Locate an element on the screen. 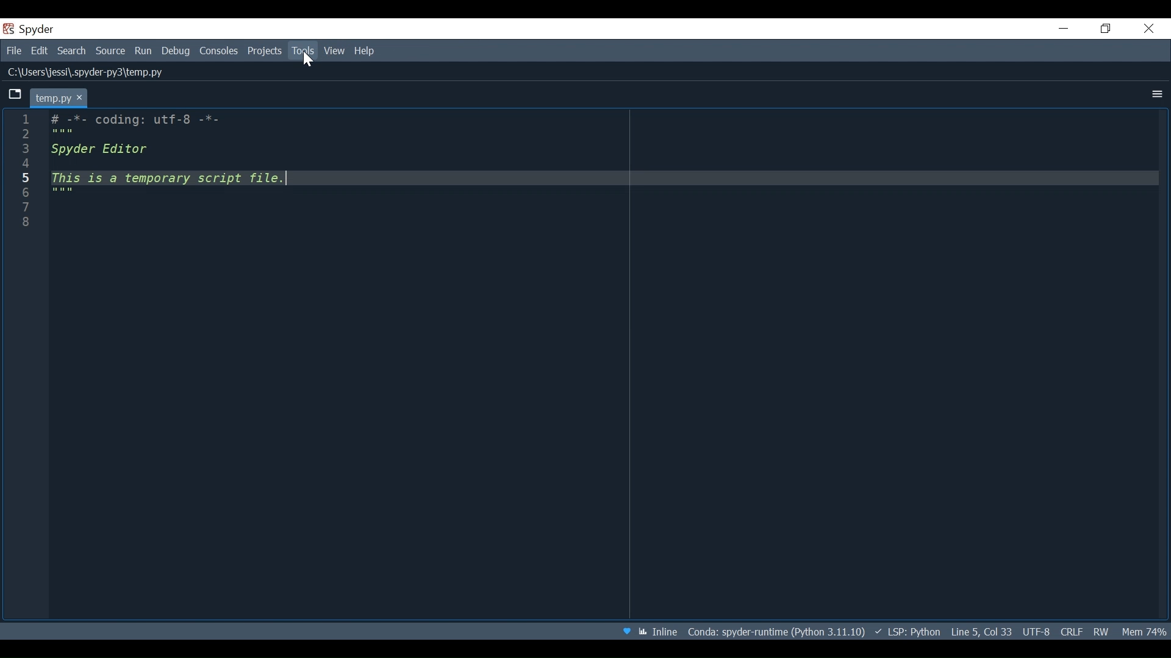 This screenshot has width=1171, height=658. line column is located at coordinates (30, 365).